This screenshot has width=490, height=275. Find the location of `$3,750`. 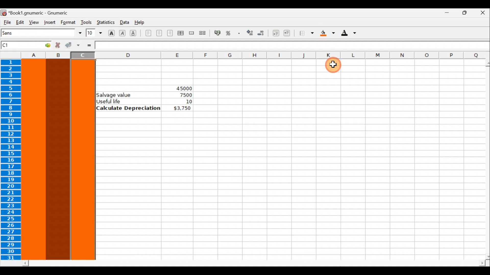

$3,750 is located at coordinates (182, 108).